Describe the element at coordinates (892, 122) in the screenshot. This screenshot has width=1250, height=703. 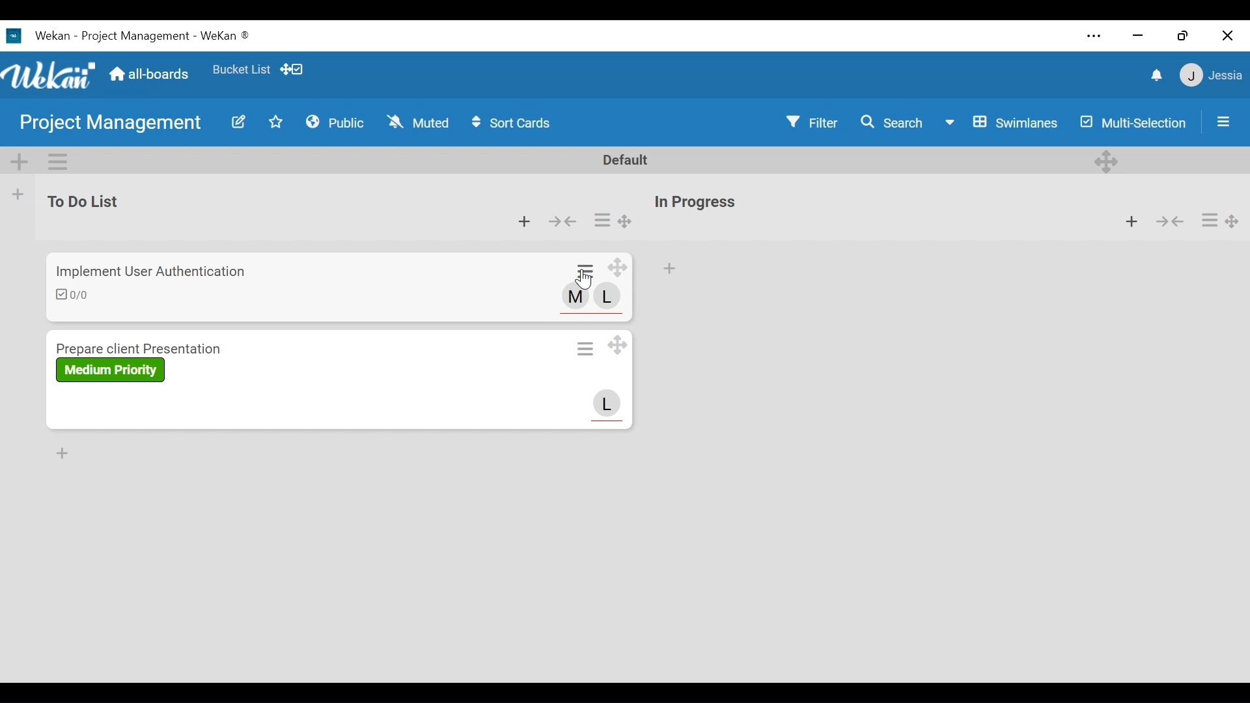
I see `Search` at that location.